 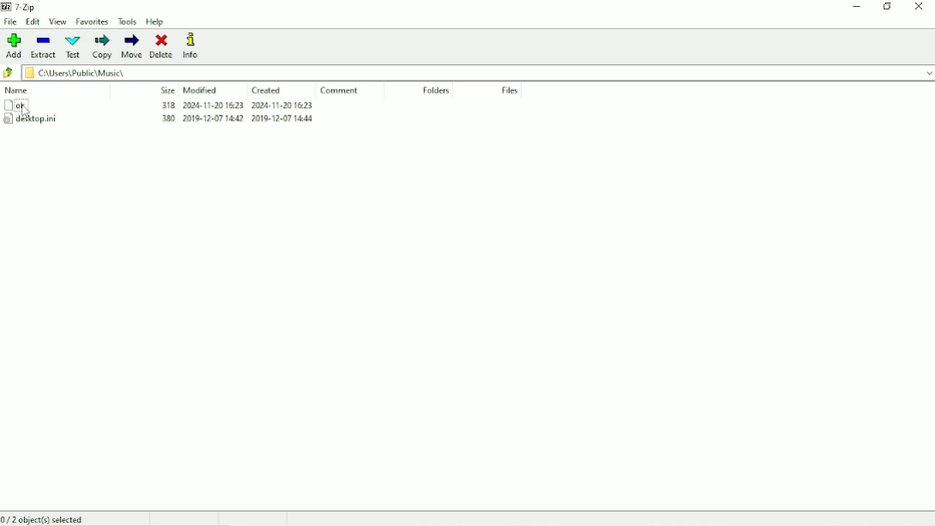 I want to click on File, so click(x=10, y=23).